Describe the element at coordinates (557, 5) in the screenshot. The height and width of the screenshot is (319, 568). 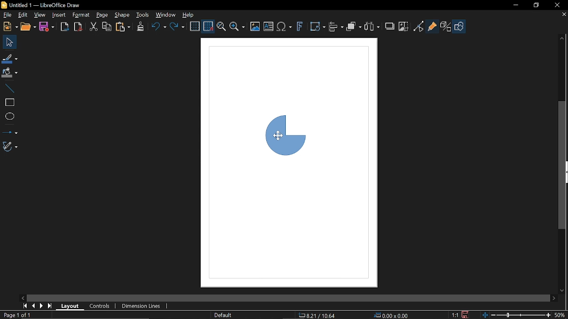
I see `Close` at that location.